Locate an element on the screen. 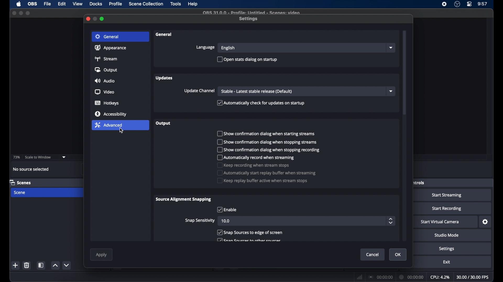 This screenshot has width=503, height=282. scroll box is located at coordinates (404, 72).